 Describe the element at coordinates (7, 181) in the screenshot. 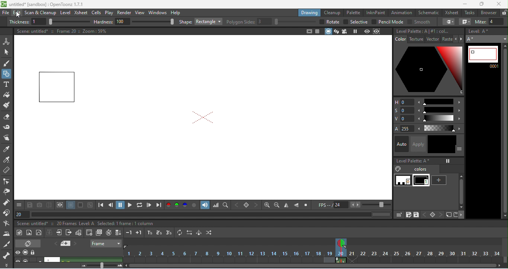

I see `control point editor tool` at that location.